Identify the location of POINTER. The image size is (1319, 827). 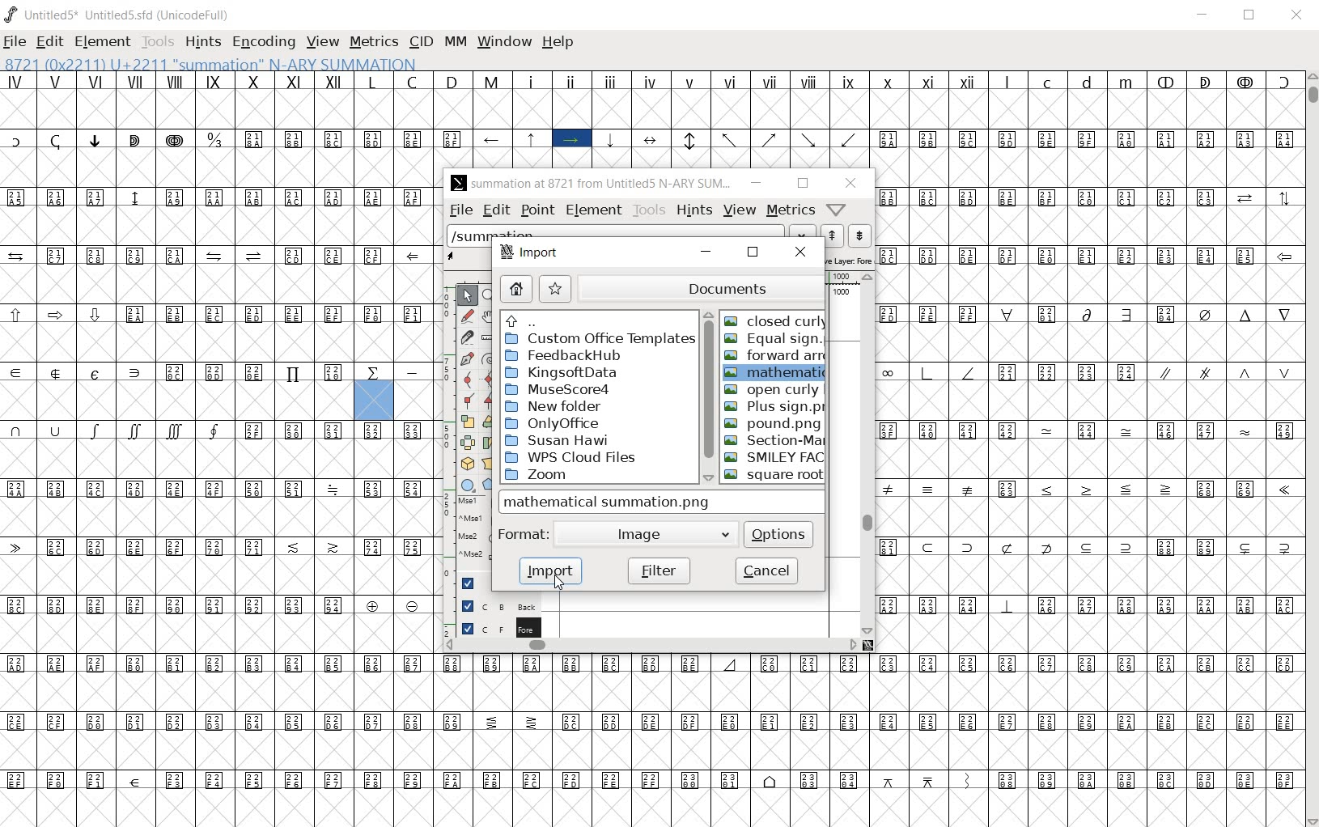
(467, 295).